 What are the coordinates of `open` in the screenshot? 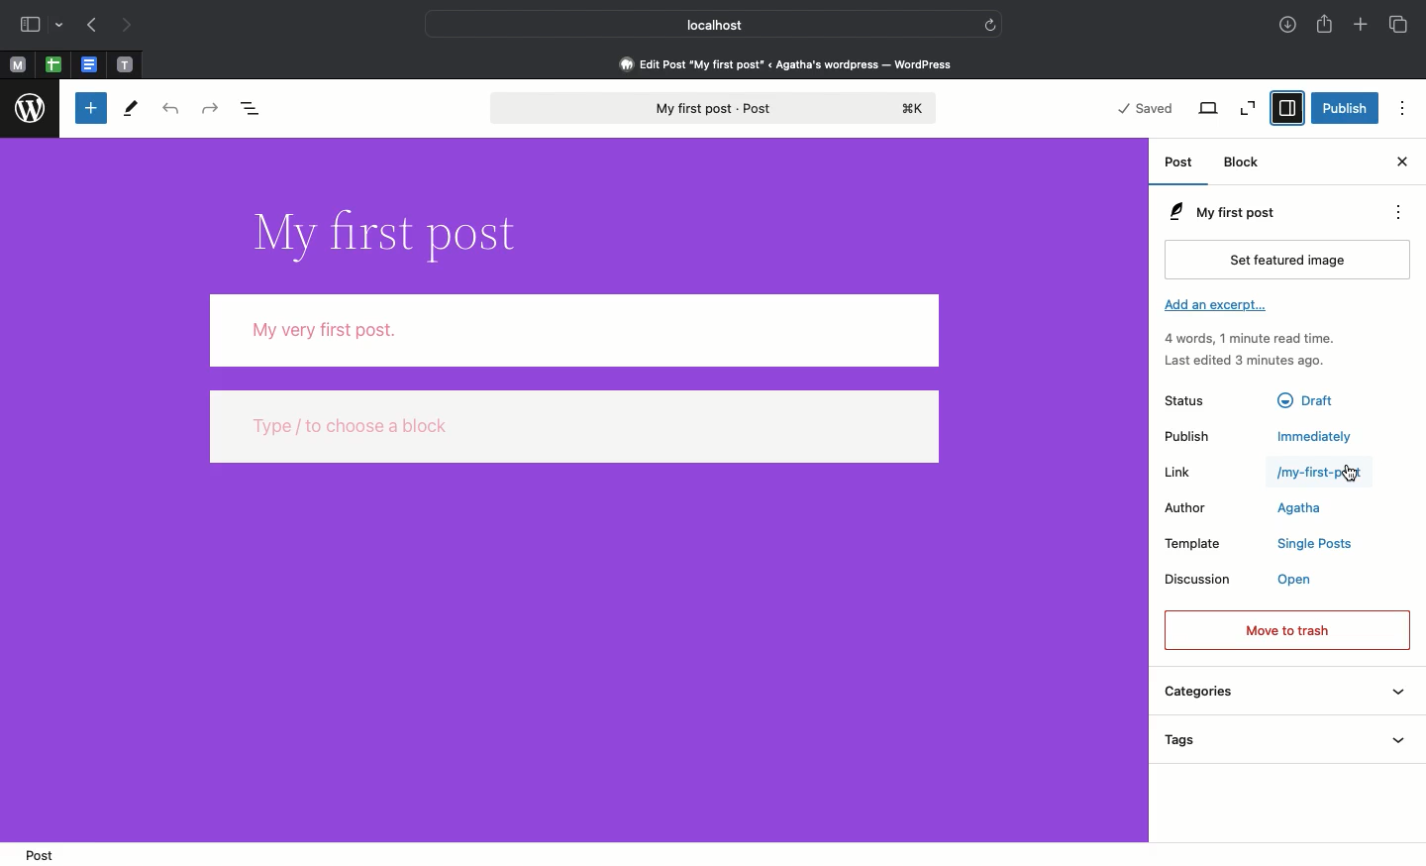 It's located at (1301, 580).